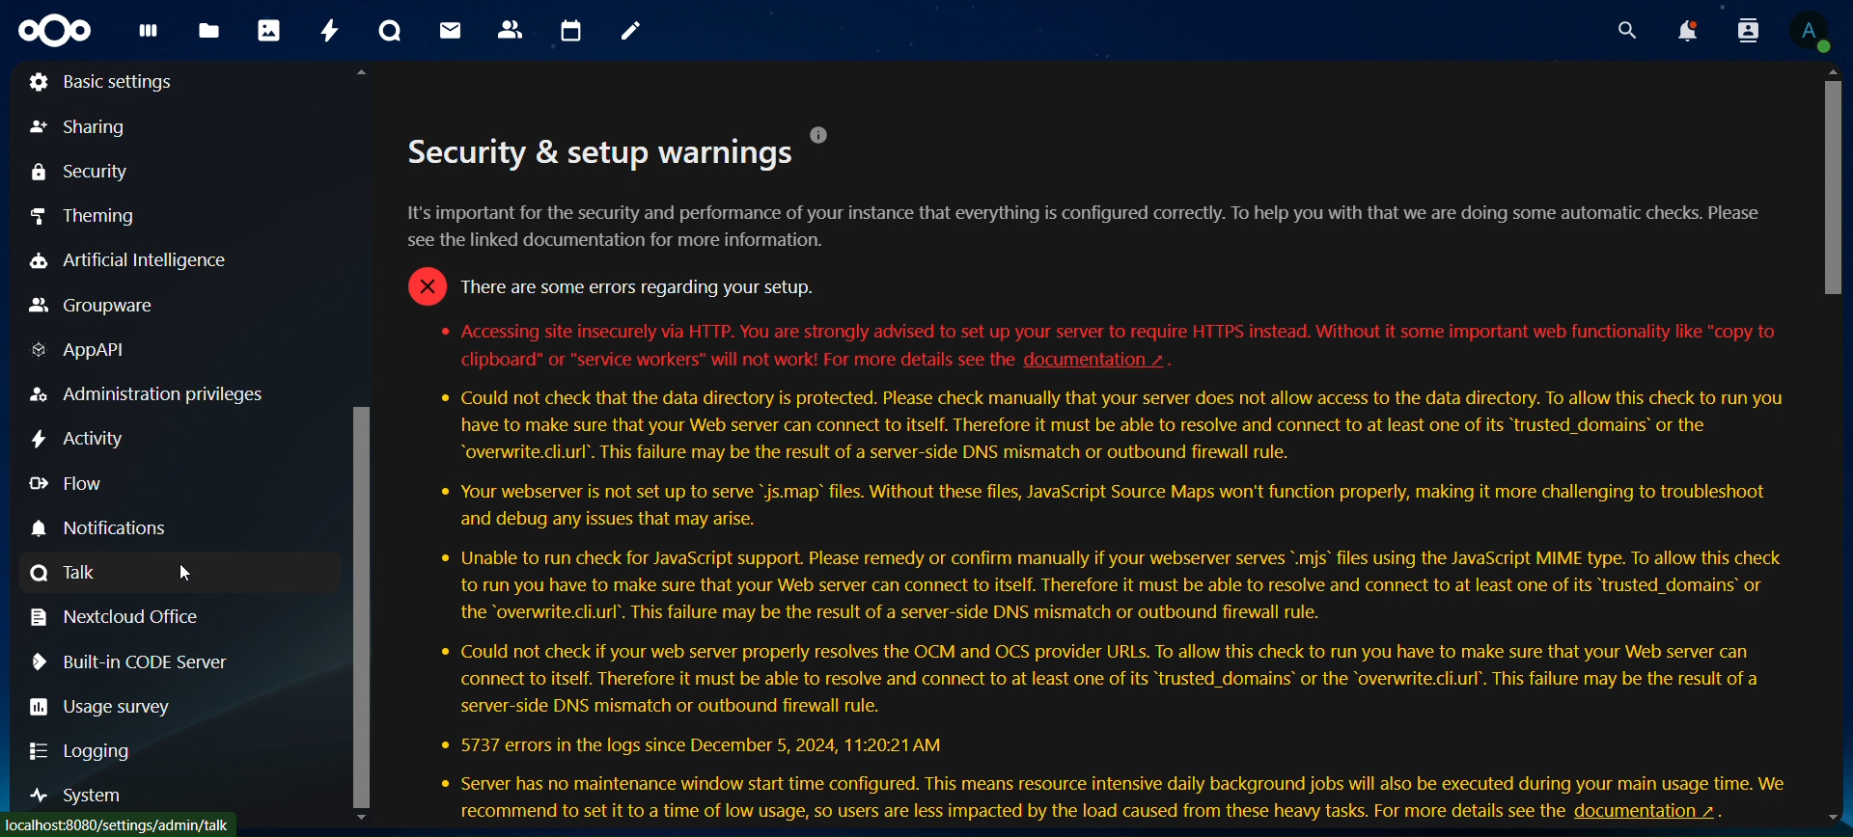  Describe the element at coordinates (70, 574) in the screenshot. I see `talk` at that location.